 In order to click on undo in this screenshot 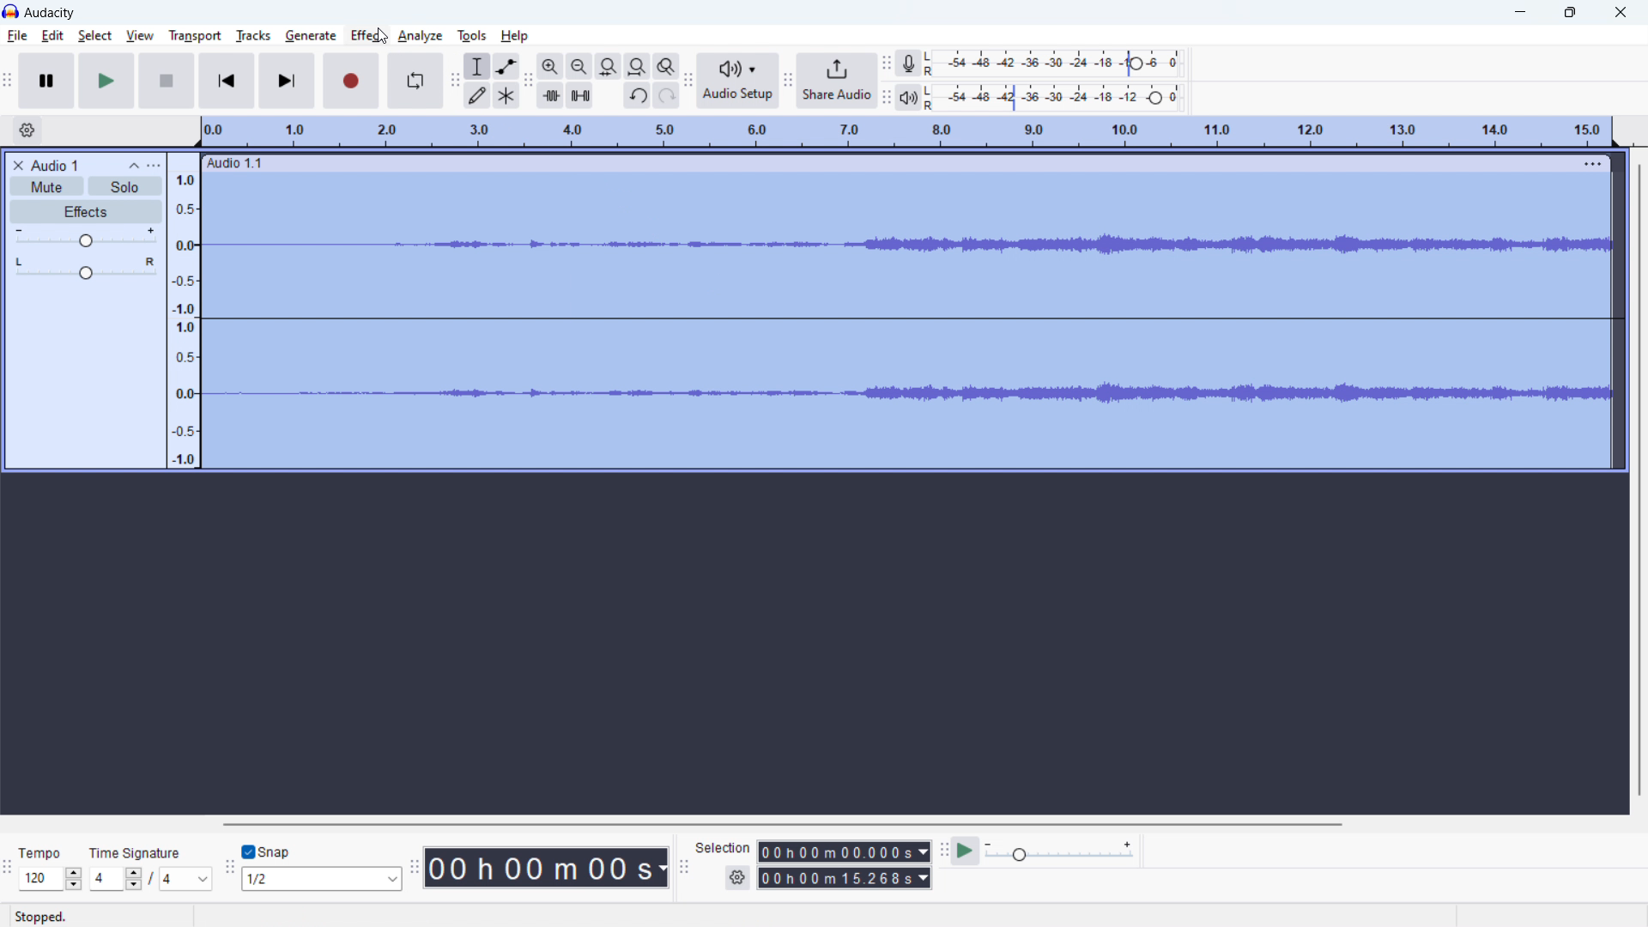, I will do `click(636, 96)`.